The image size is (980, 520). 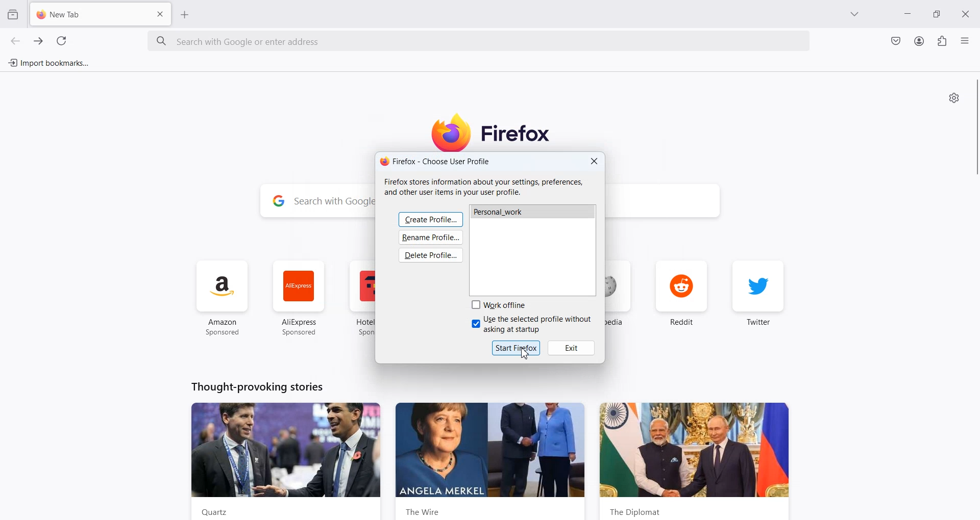 I want to click on Wikipedia, so click(x=621, y=299).